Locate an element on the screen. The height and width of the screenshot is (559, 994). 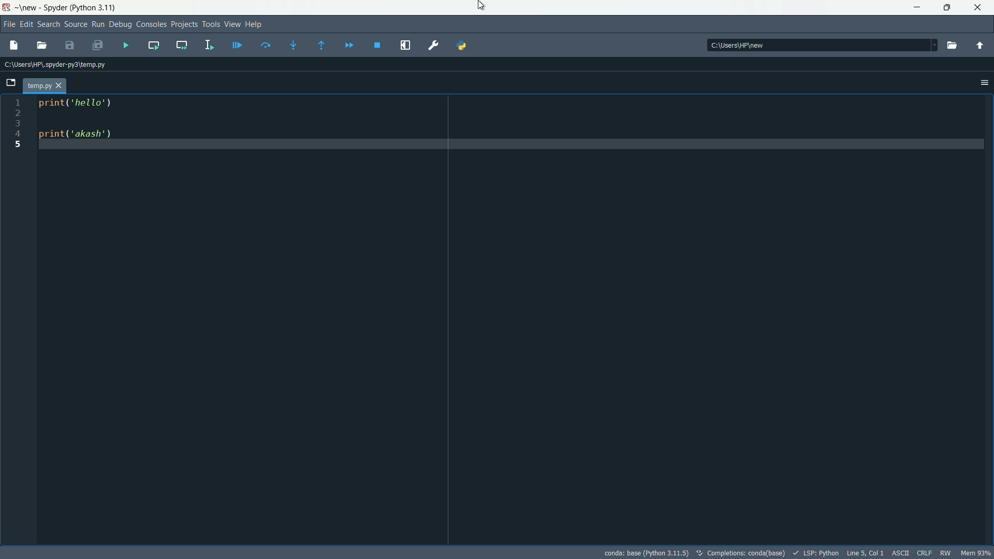
browse directory is located at coordinates (953, 46).